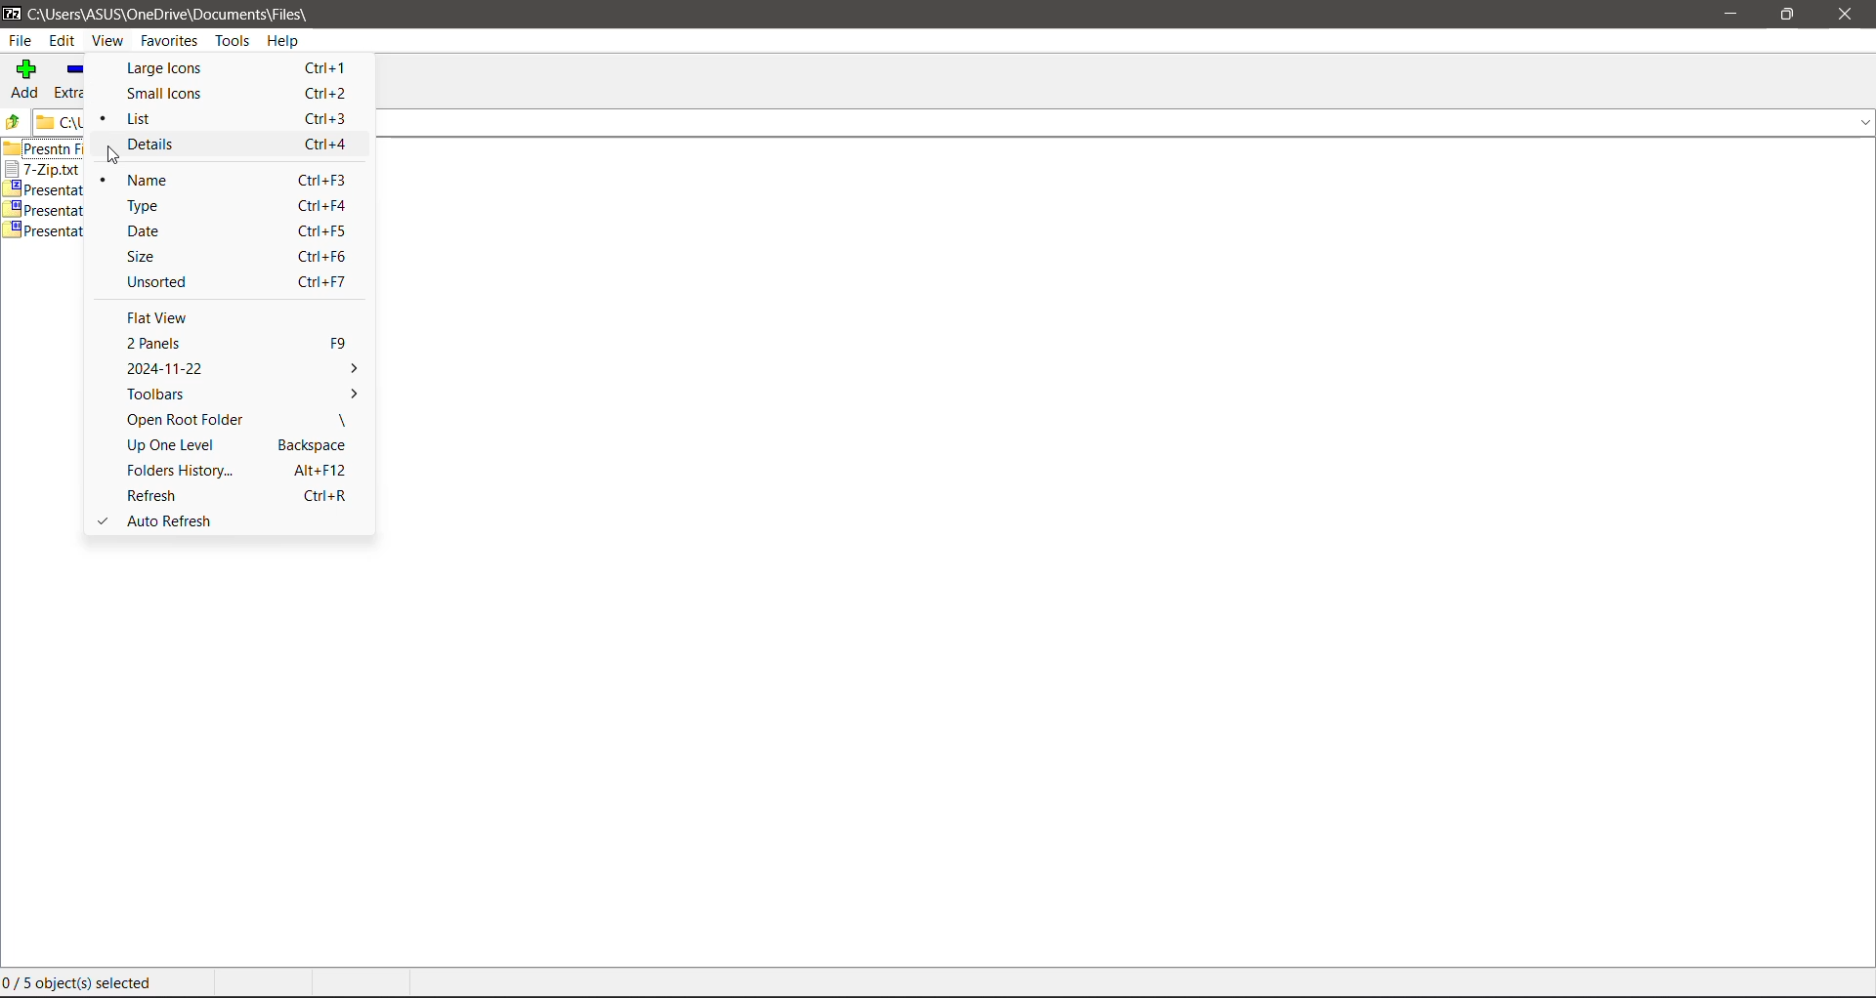 The width and height of the screenshot is (1876, 998). I want to click on Unsorted, so click(231, 283).